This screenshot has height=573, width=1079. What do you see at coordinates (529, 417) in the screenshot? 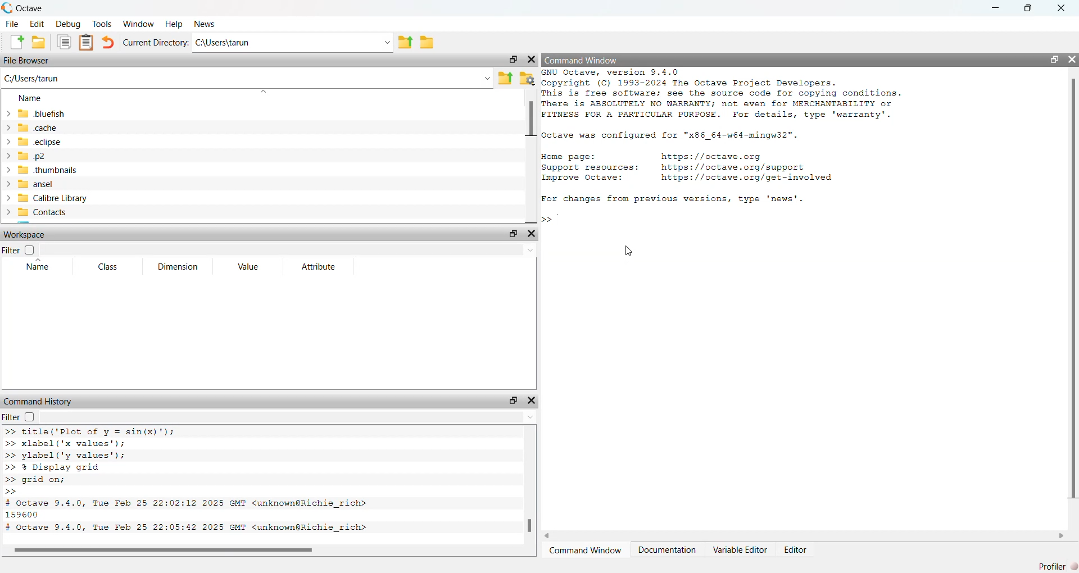
I see `down` at bounding box center [529, 417].